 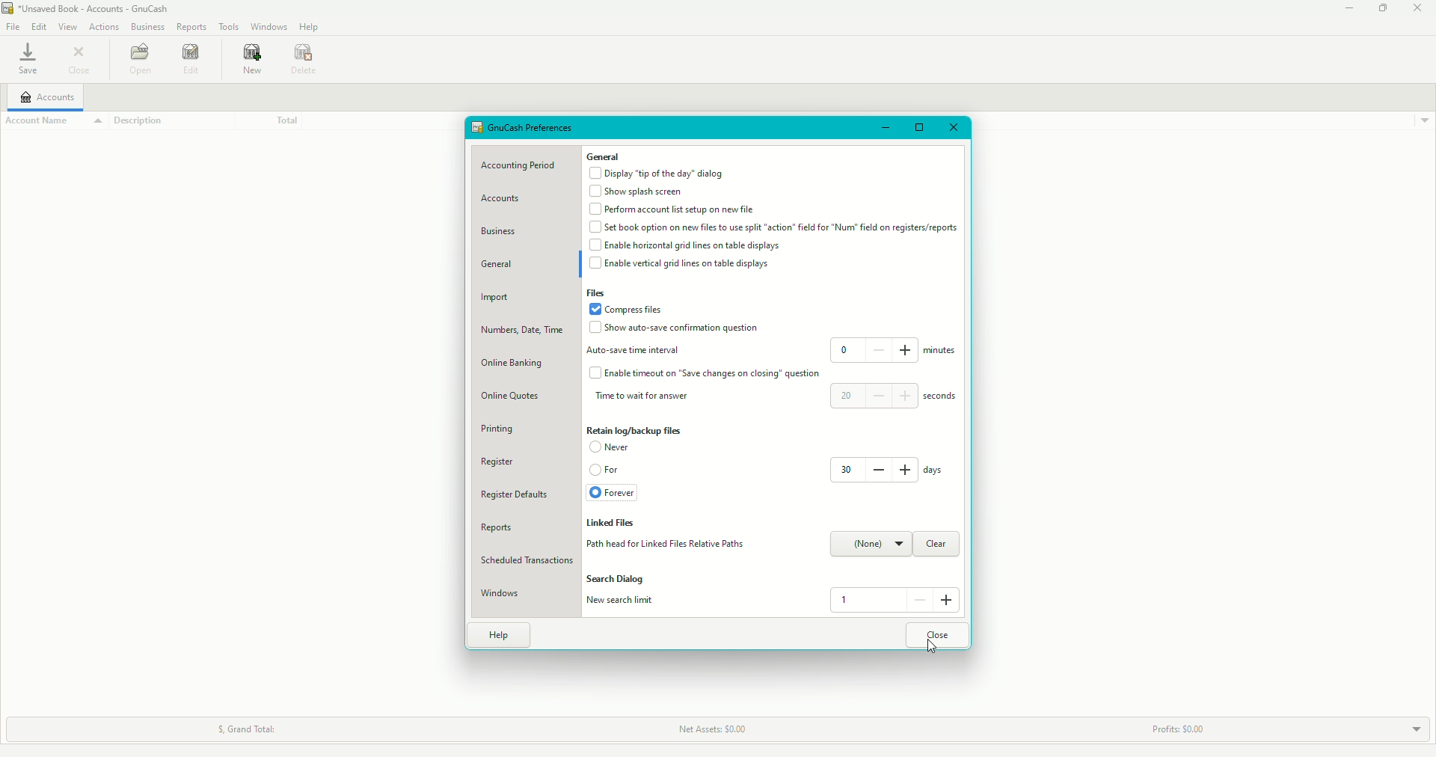 What do you see at coordinates (639, 191) in the screenshot?
I see `Show Splash screen` at bounding box center [639, 191].